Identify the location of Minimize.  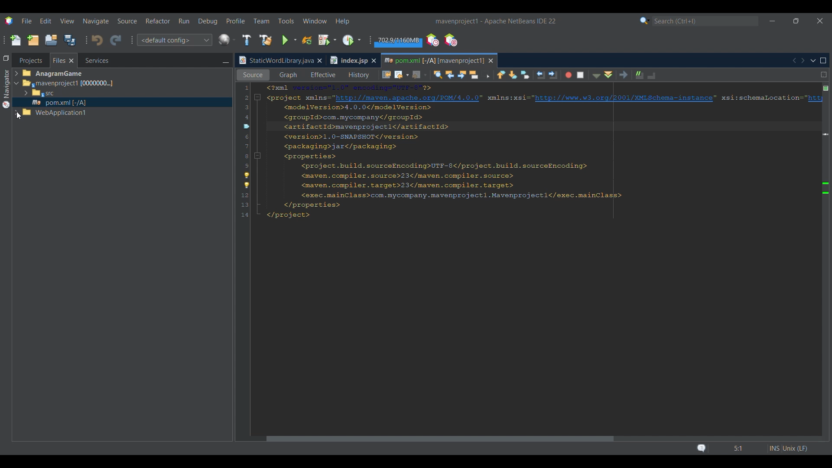
(772, 21).